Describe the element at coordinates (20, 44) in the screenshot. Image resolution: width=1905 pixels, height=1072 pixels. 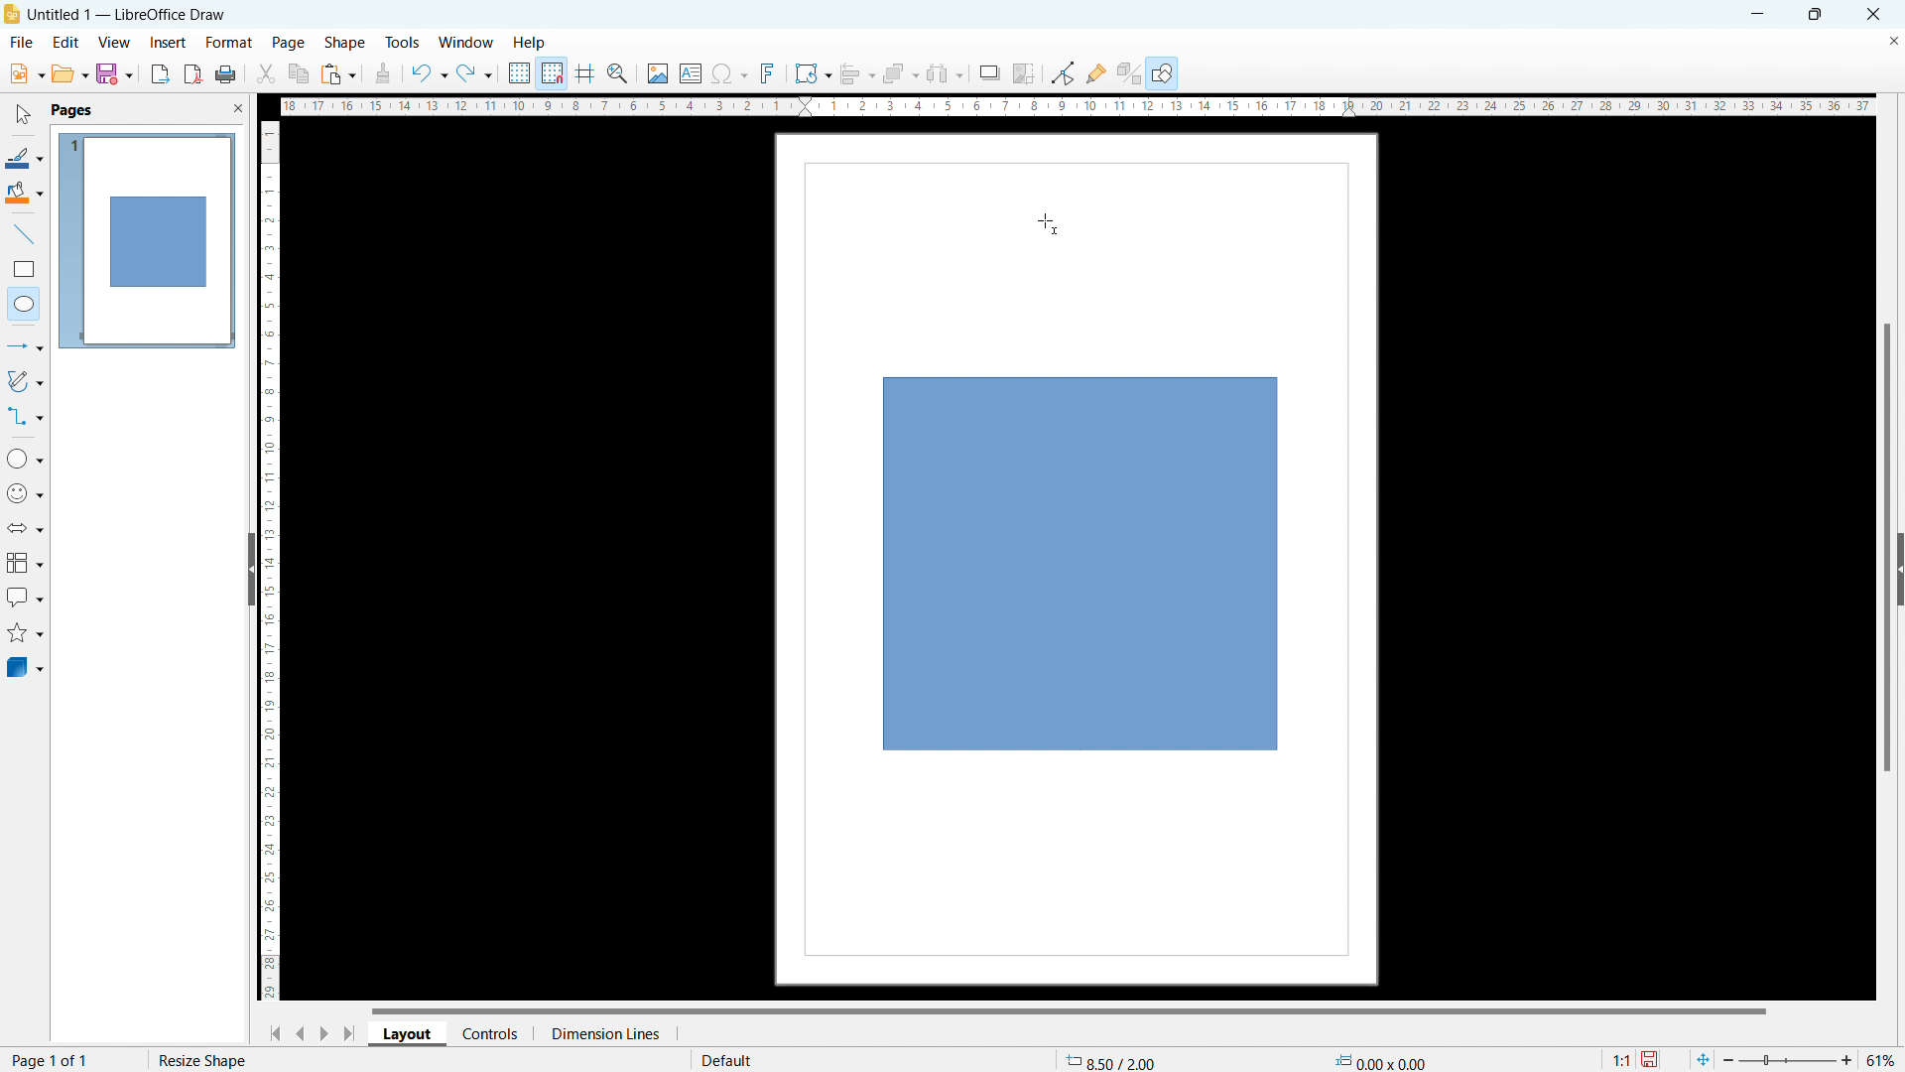
I see `file` at that location.